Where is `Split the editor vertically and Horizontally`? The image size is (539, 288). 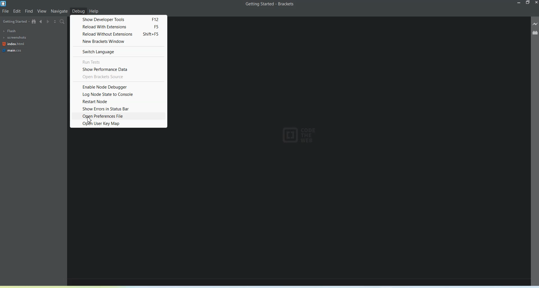 Split the editor vertically and Horizontally is located at coordinates (55, 22).